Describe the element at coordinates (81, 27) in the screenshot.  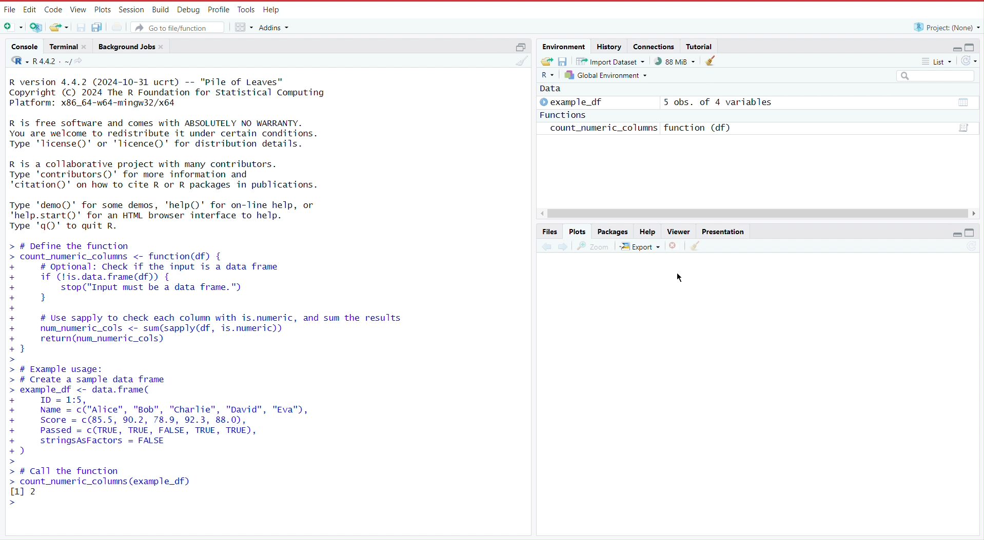
I see `Save current document (Ctrl + S)` at that location.